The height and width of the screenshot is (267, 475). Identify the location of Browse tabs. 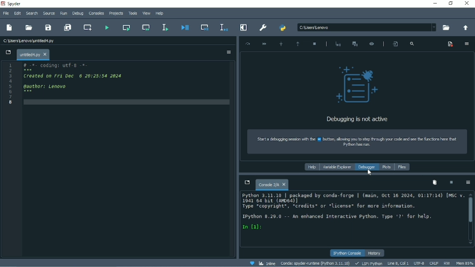
(7, 52).